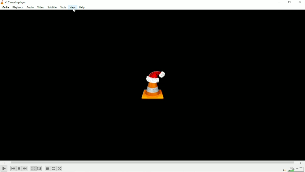 This screenshot has width=305, height=172. Describe the element at coordinates (5, 162) in the screenshot. I see `Elapsed time` at that location.